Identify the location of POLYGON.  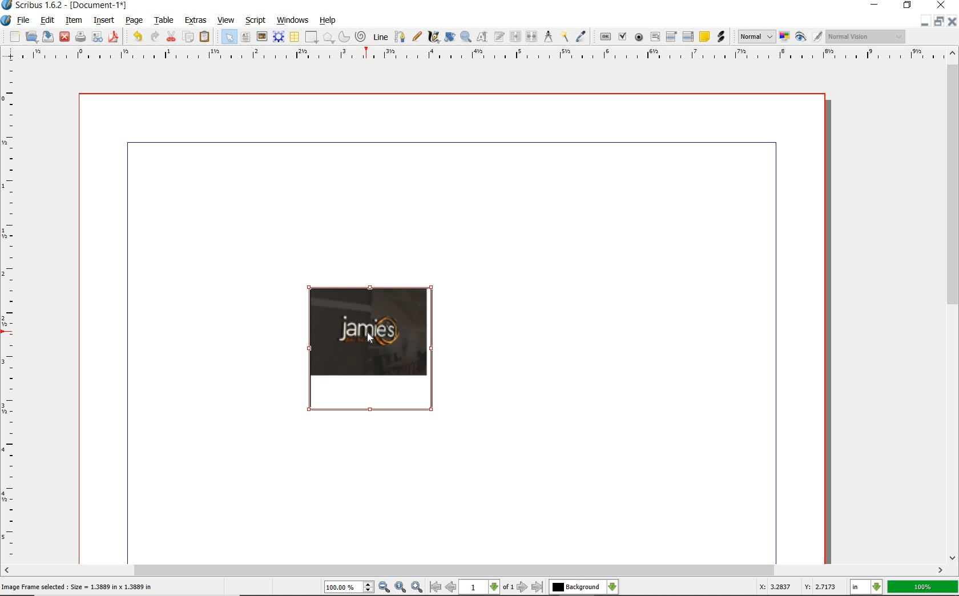
(328, 38).